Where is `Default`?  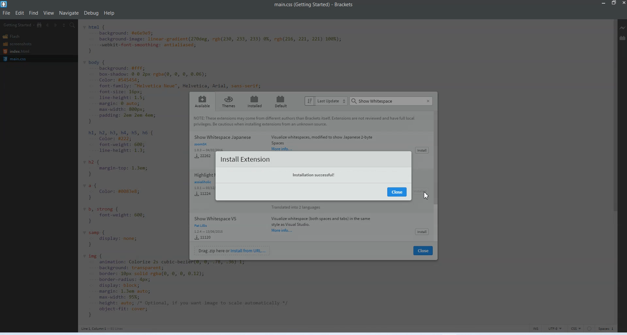 Default is located at coordinates (282, 101).